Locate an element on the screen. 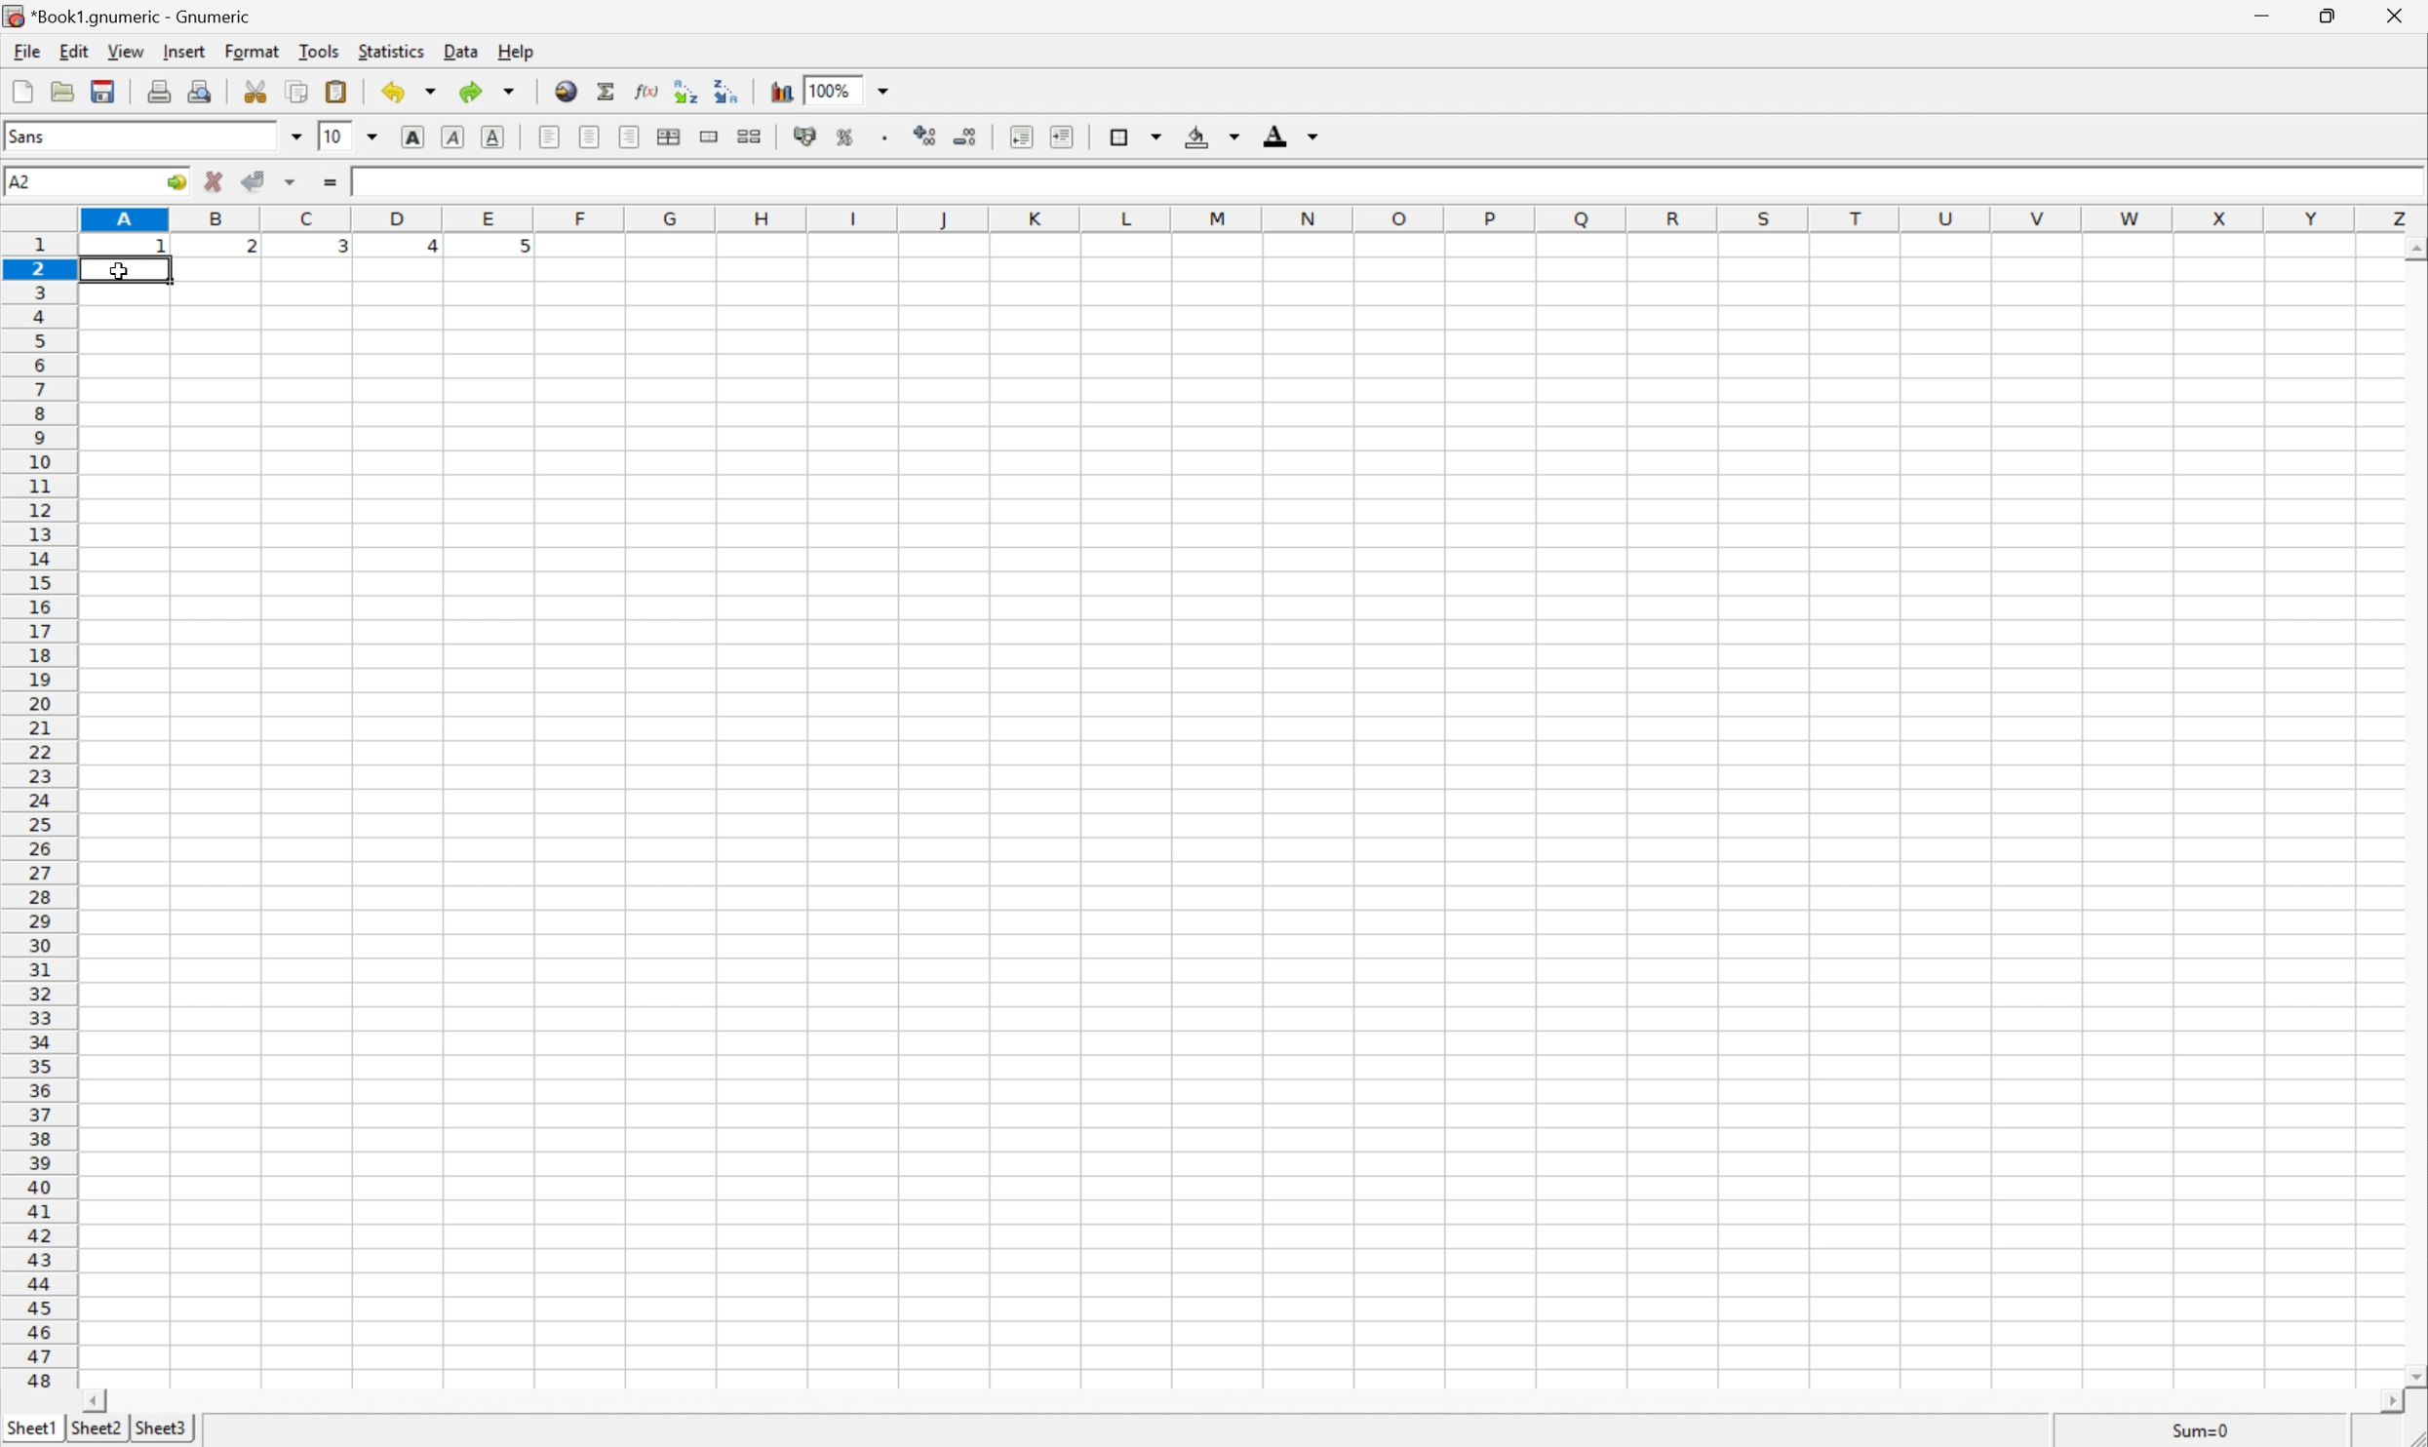 This screenshot has height=1447, width=2428. input cells  is located at coordinates (1238, 835).